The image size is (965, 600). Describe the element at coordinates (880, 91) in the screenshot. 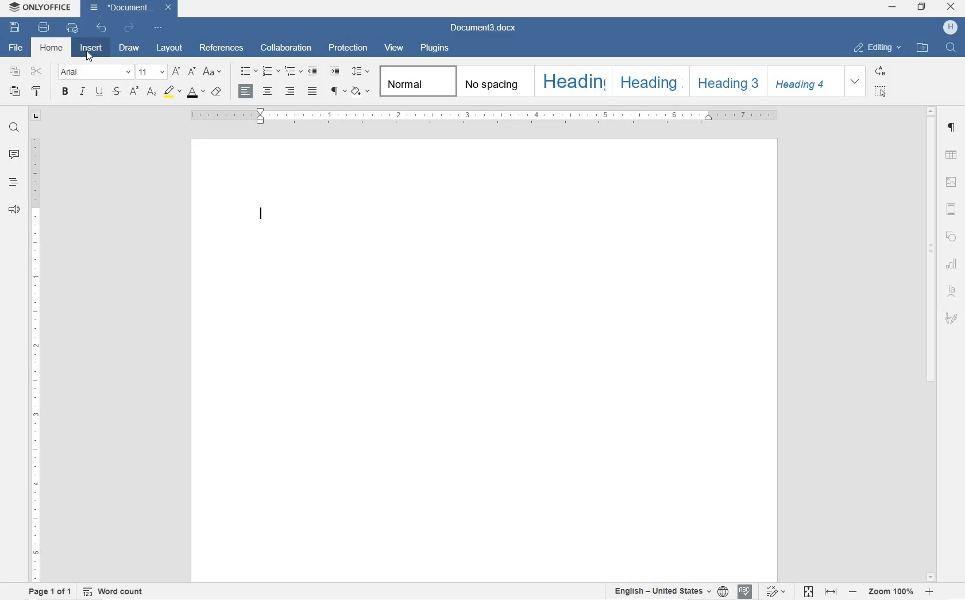

I see `SELECT ALL` at that location.